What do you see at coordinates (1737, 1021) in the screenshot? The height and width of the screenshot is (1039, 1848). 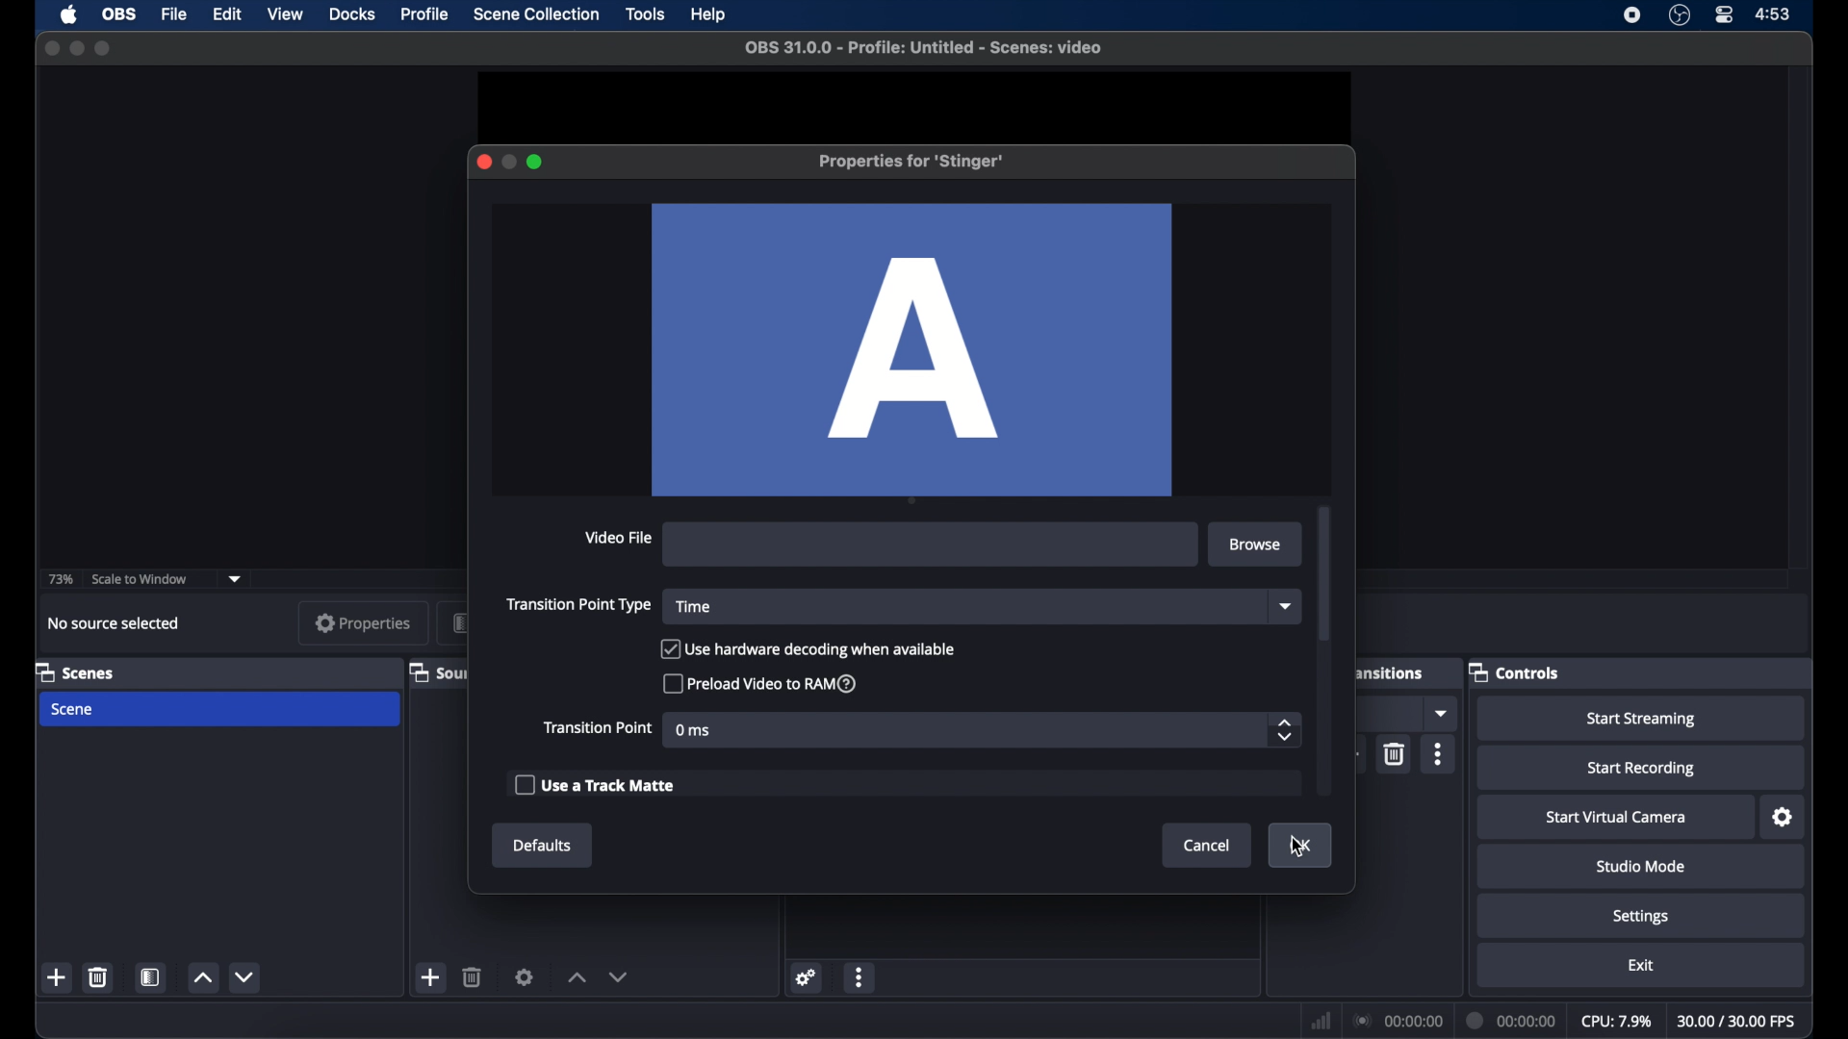 I see `fps` at bounding box center [1737, 1021].